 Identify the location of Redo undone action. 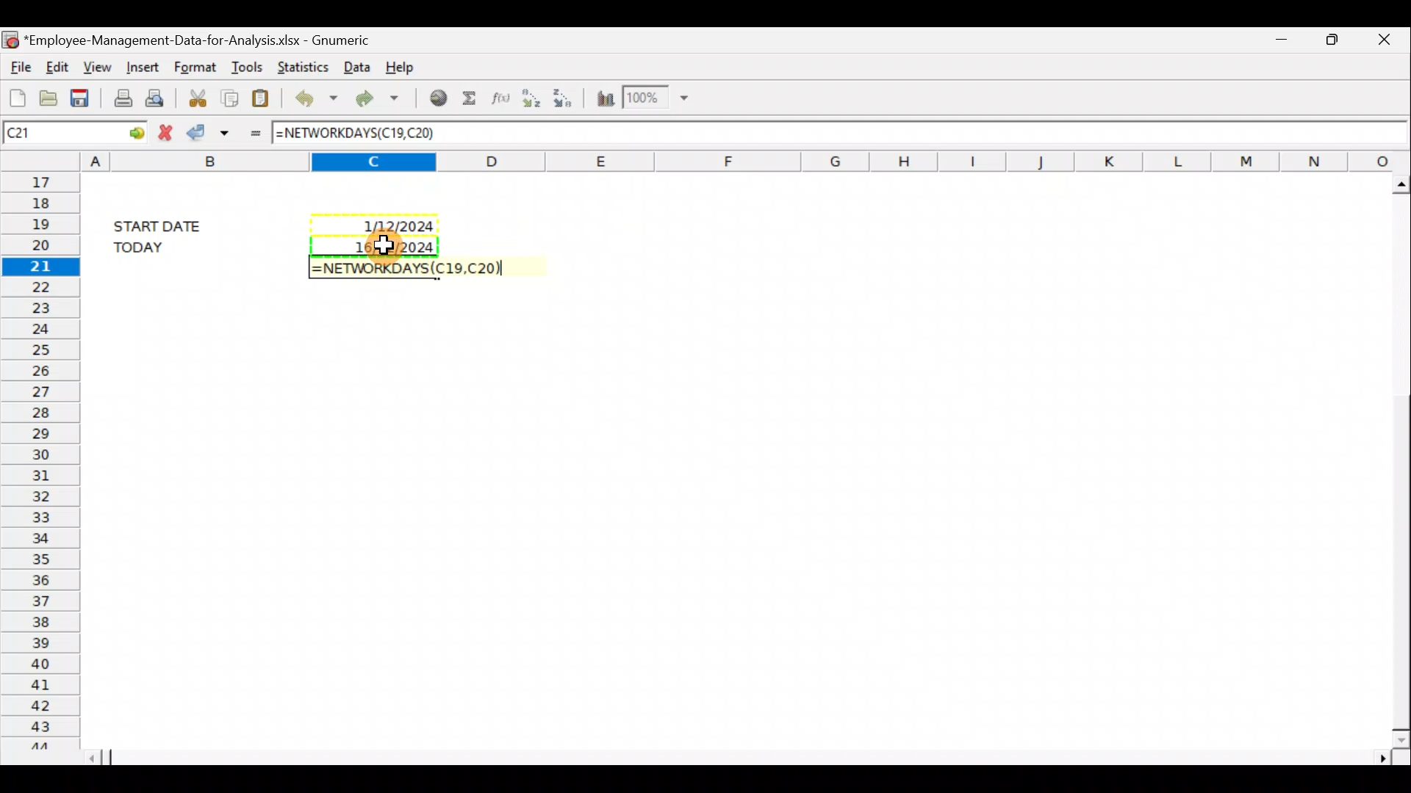
(374, 98).